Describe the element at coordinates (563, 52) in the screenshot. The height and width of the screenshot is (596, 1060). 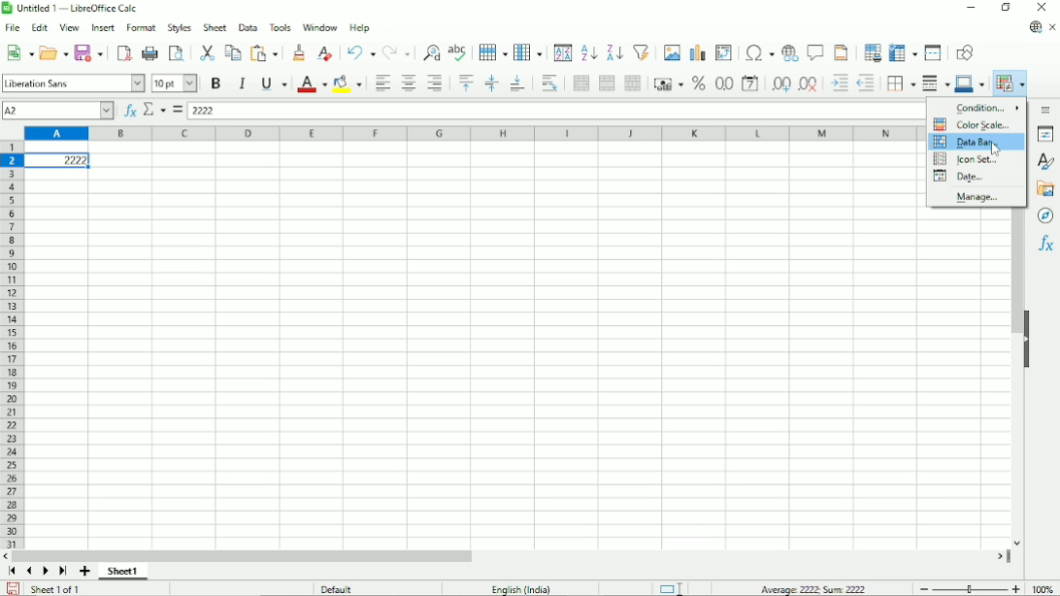
I see `Sort` at that location.